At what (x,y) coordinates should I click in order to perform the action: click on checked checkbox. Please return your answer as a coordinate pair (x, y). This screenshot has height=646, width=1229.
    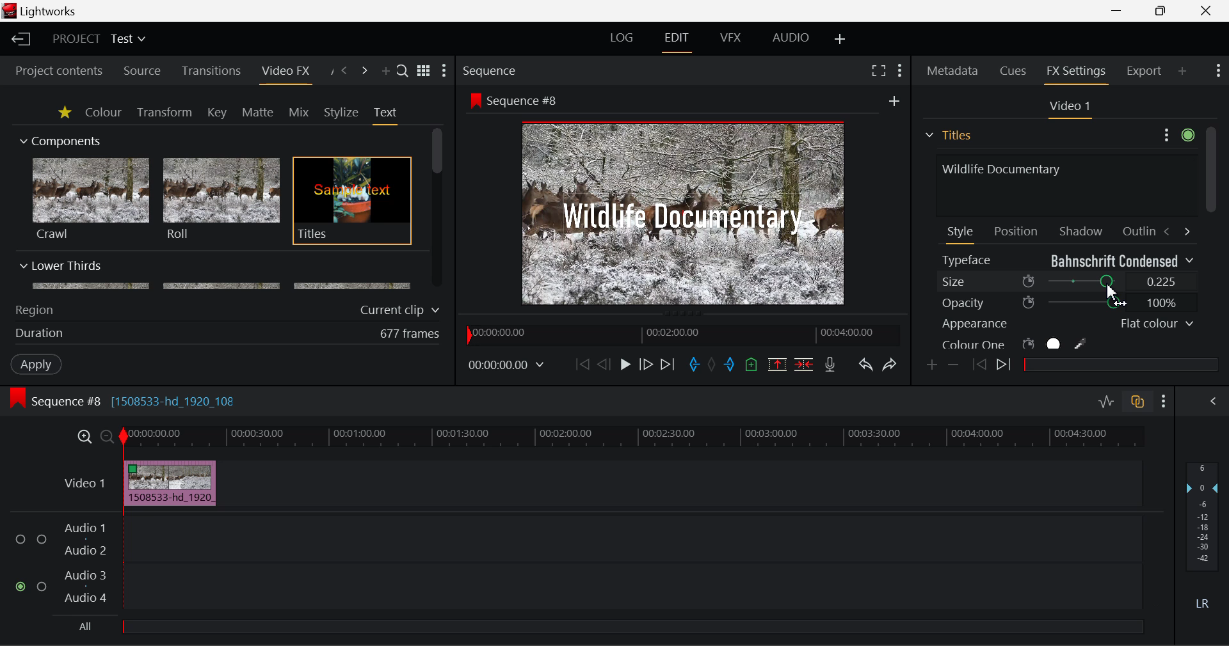
    Looking at the image, I should click on (22, 587).